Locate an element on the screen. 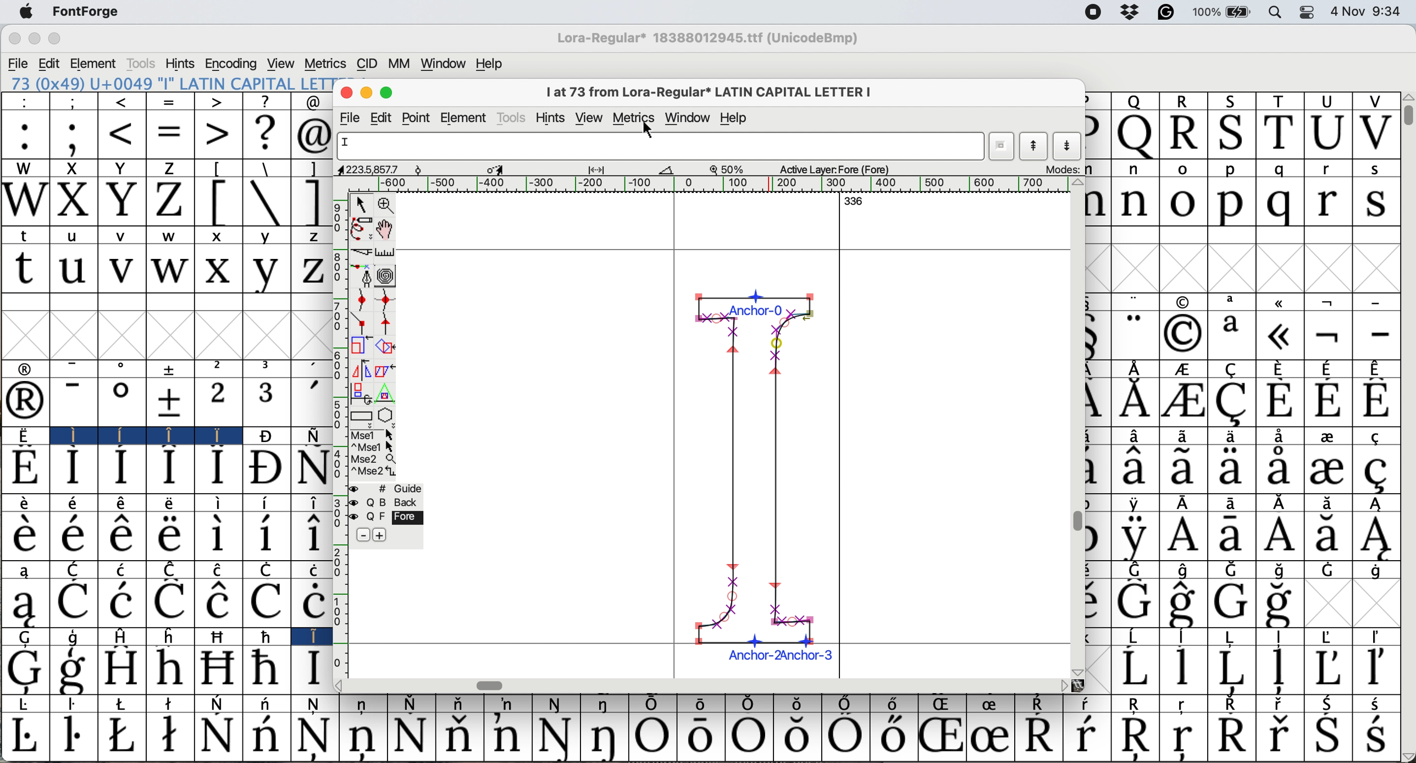 The image size is (1416, 763). Symbol is located at coordinates (1132, 537).